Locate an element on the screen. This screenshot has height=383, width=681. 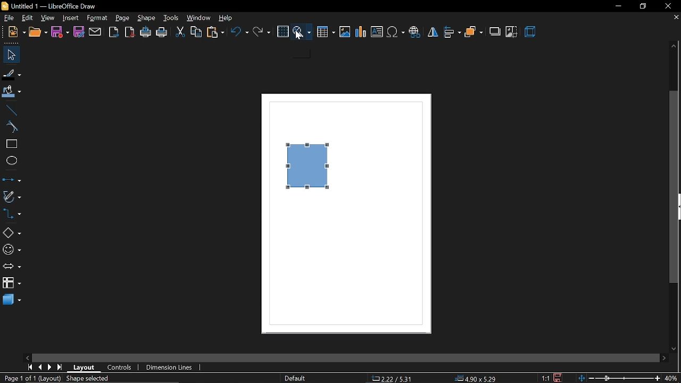
shape selected is located at coordinates (89, 378).